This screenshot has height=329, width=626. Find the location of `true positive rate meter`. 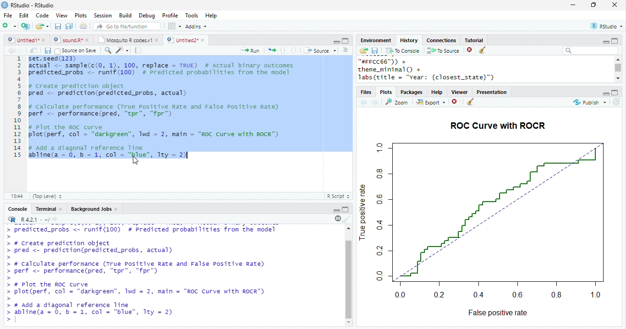

true positive rate meter is located at coordinates (382, 211).